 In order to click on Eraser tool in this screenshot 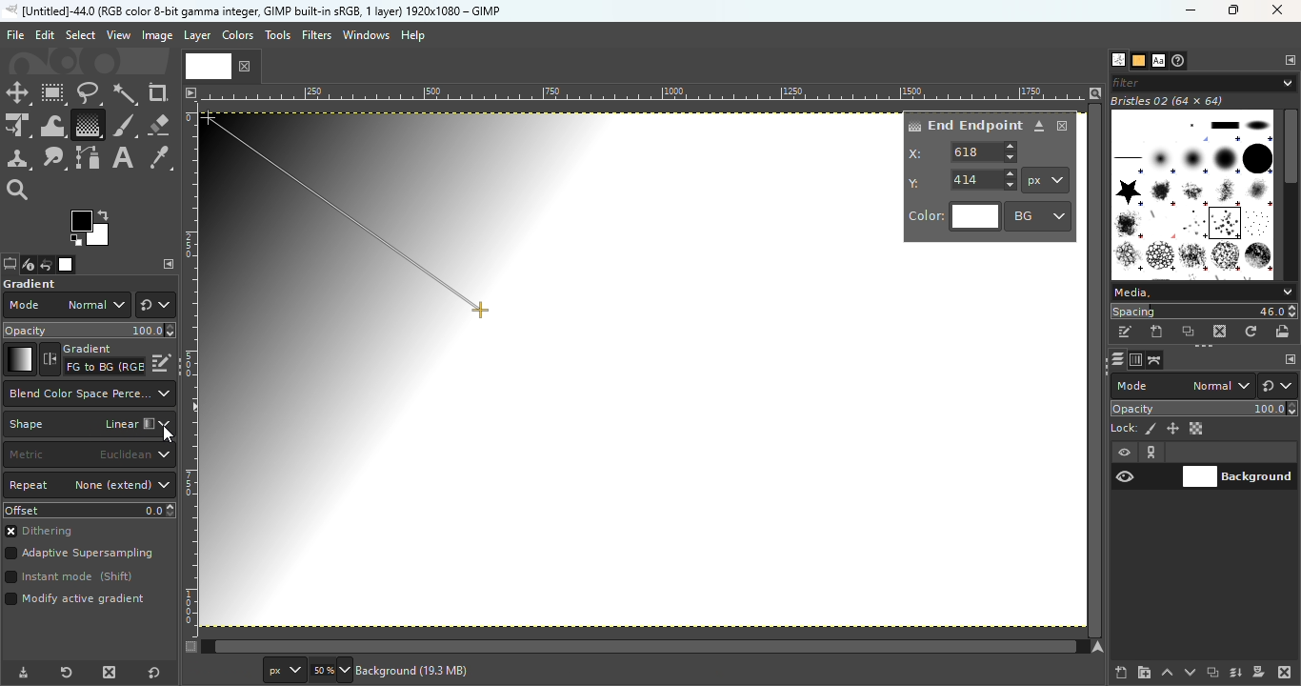, I will do `click(158, 121)`.